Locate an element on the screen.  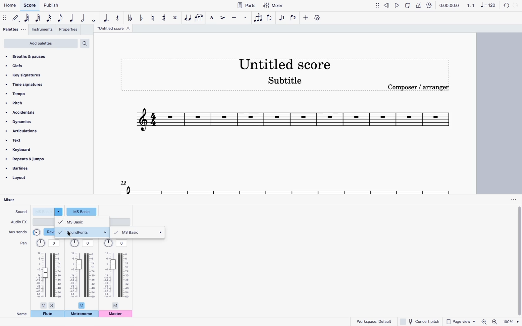
toggle double flat is located at coordinates (130, 18).